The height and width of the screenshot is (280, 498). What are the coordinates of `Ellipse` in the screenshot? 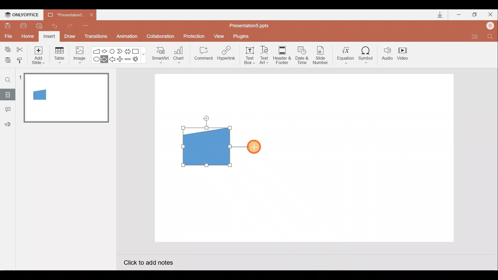 It's located at (95, 59).